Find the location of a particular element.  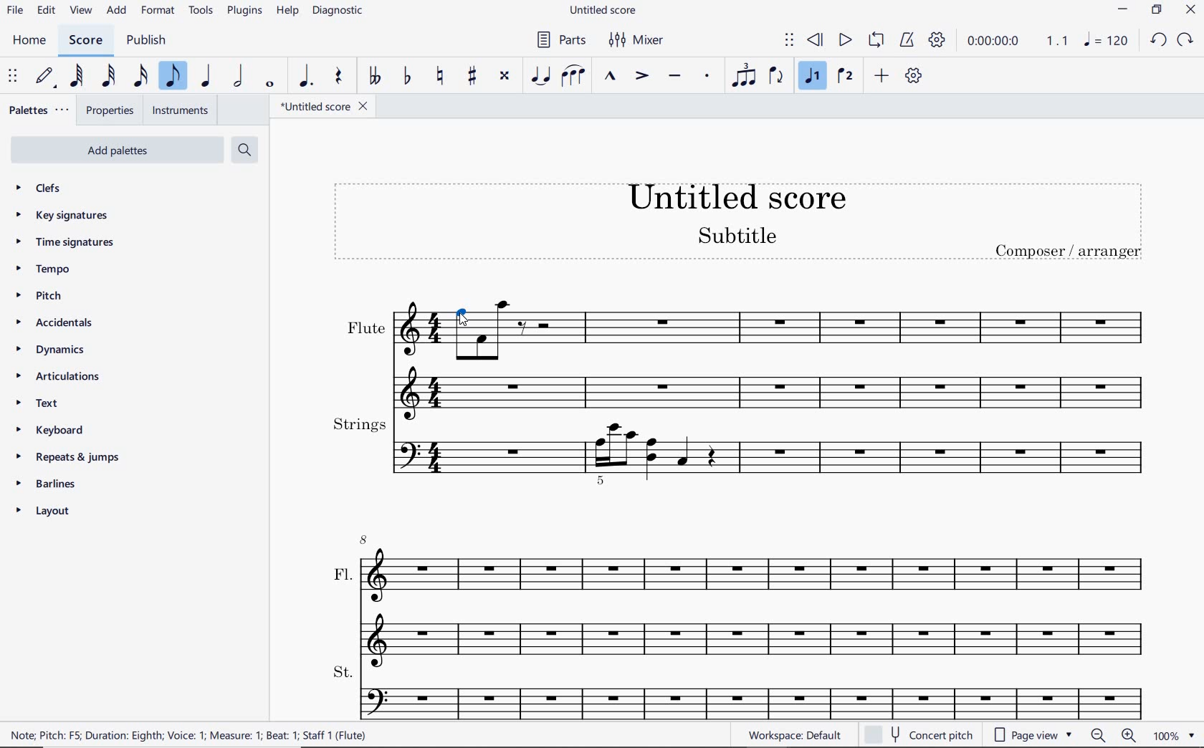

16TH NOTE is located at coordinates (140, 77).